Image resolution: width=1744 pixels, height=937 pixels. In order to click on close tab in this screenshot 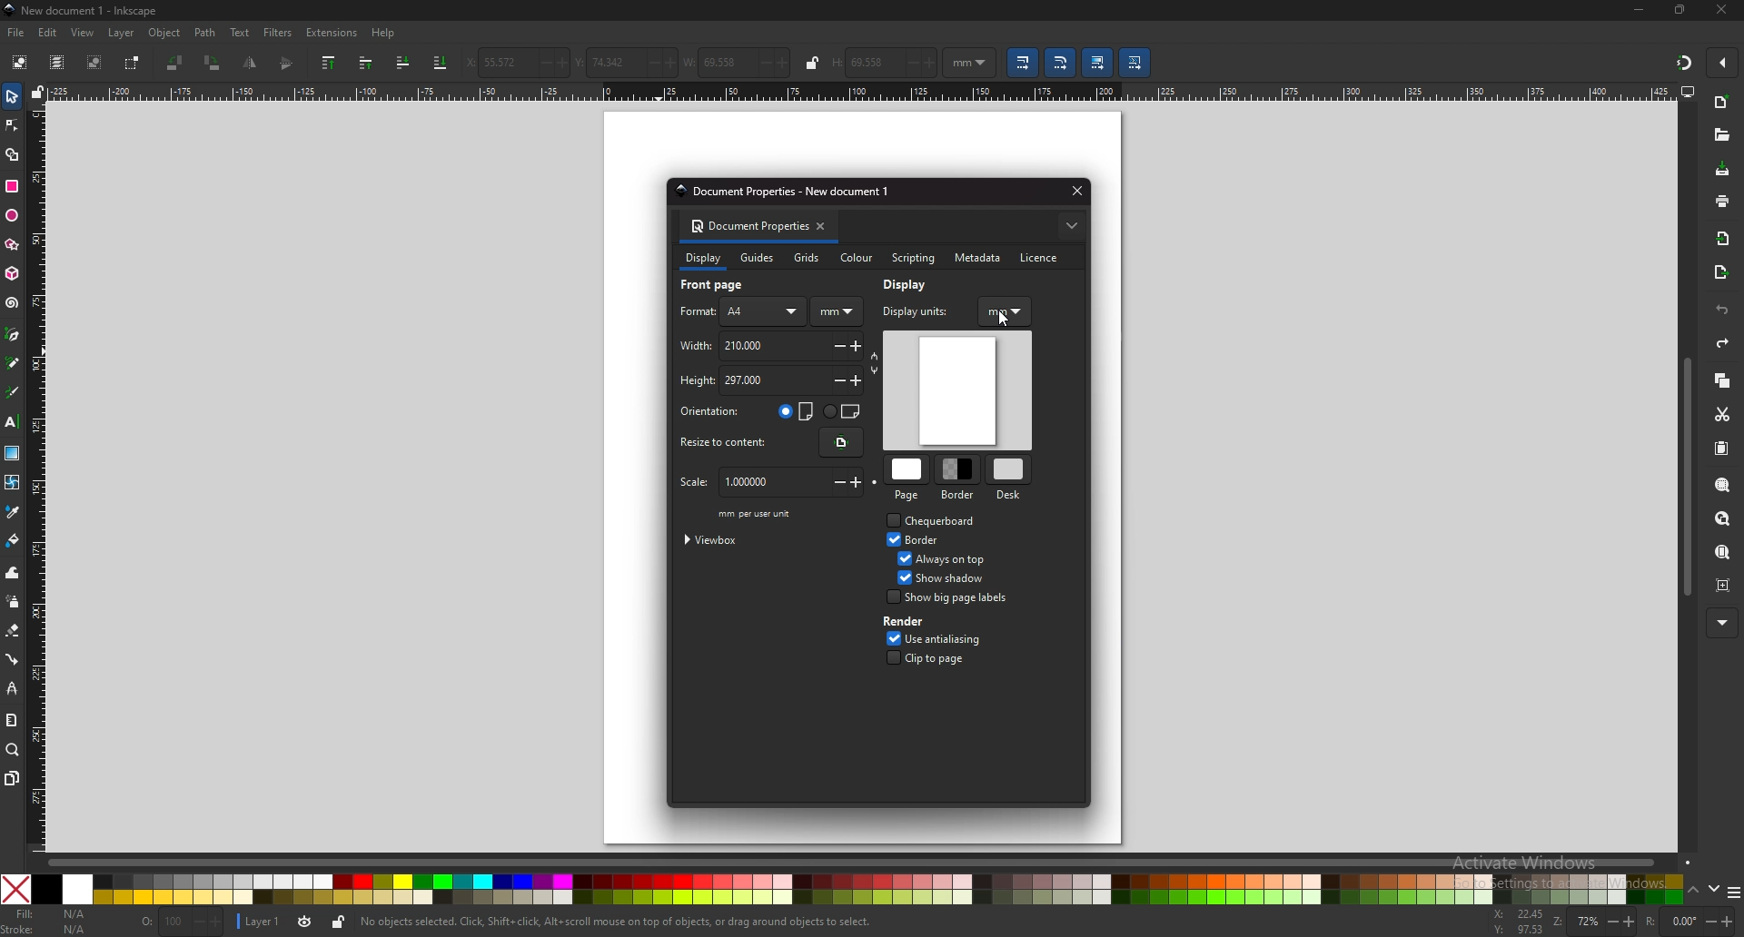, I will do `click(825, 226)`.